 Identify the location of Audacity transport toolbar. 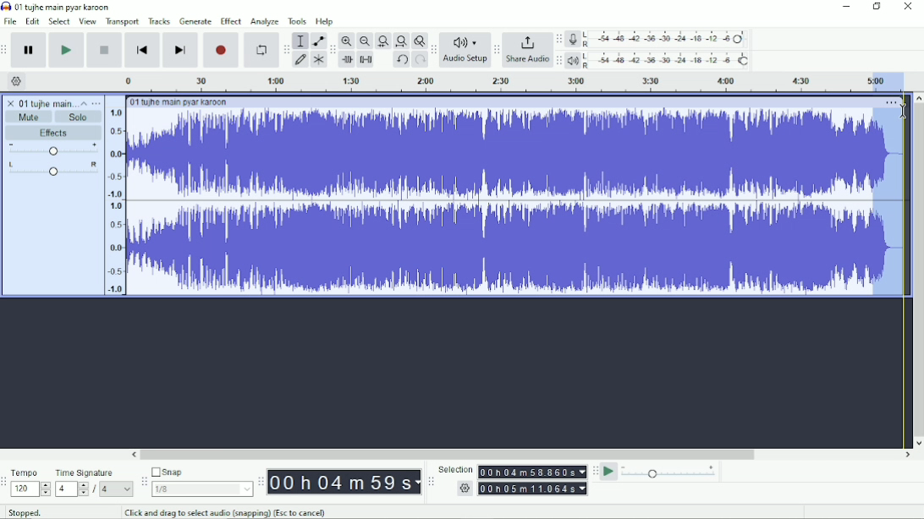
(6, 50).